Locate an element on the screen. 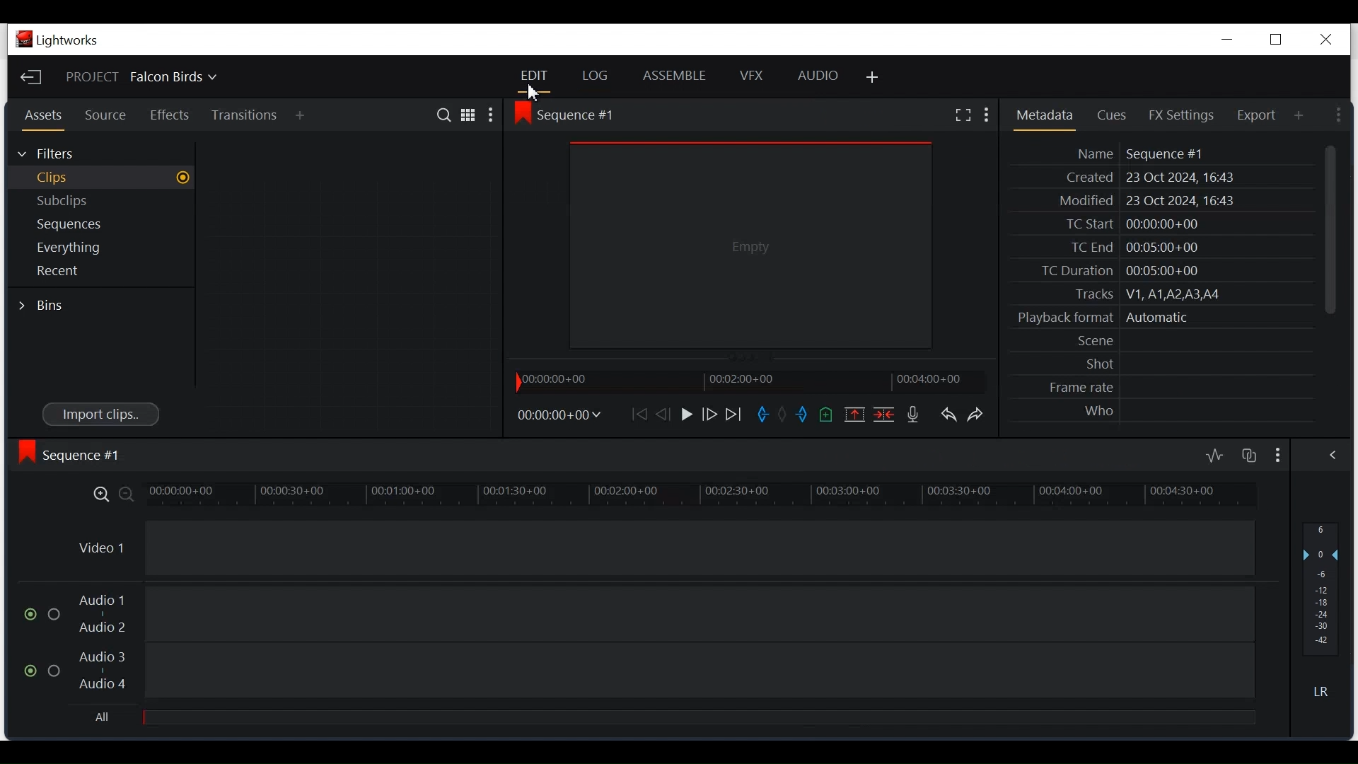 The image size is (1358, 764). Lightworks Desktop Icon is located at coordinates (58, 40).